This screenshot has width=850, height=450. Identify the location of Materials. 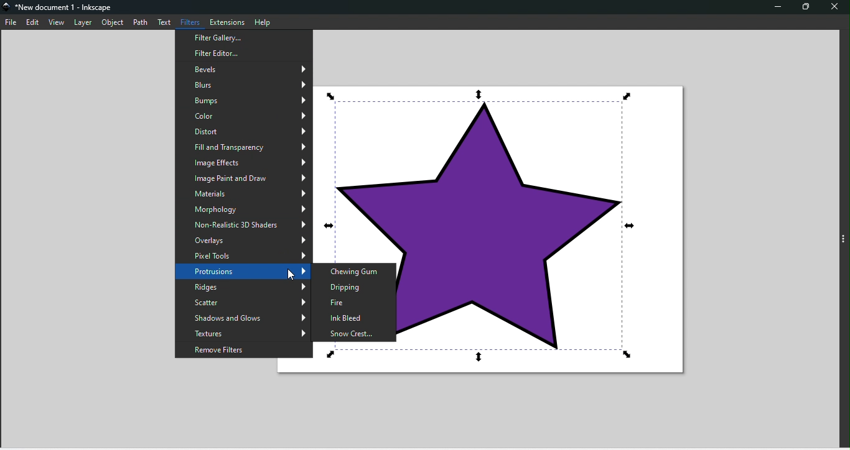
(244, 192).